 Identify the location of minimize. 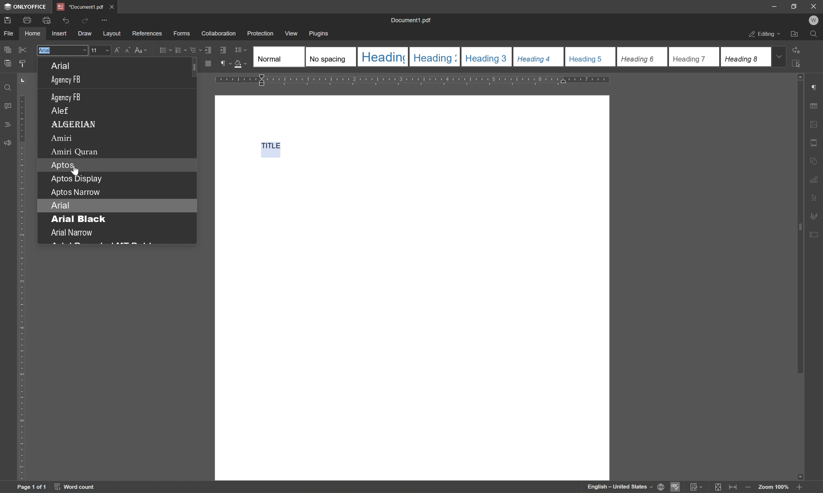
(774, 7).